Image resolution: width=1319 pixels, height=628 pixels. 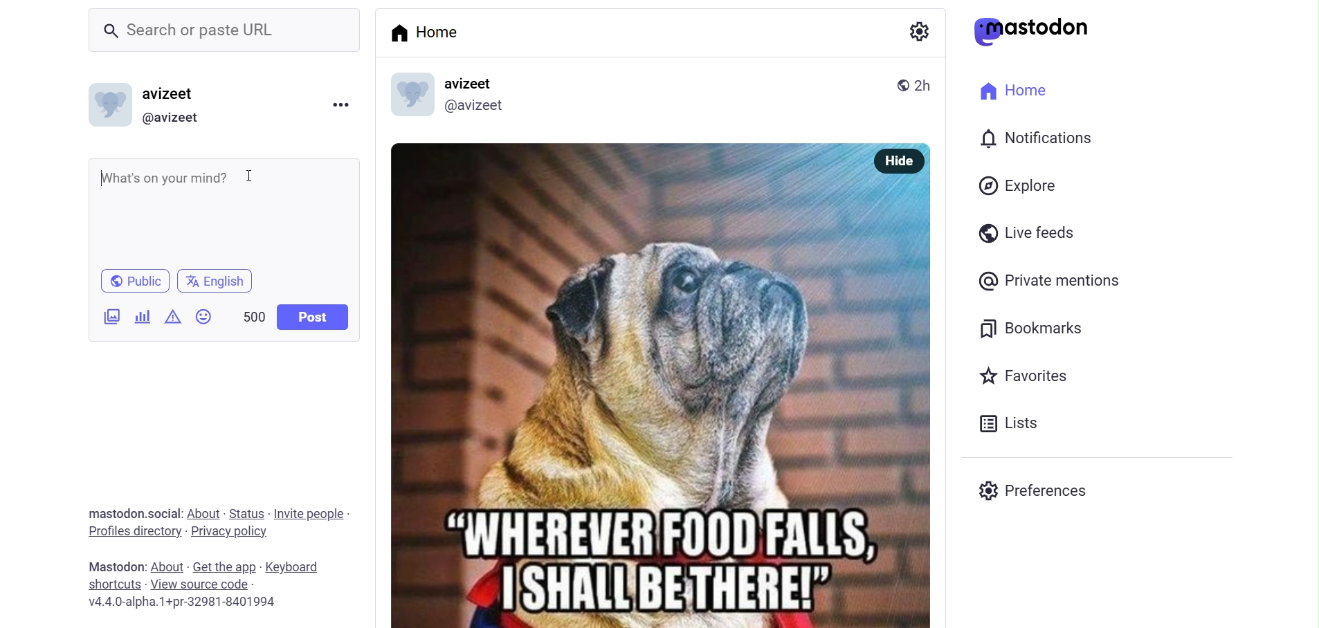 What do you see at coordinates (137, 279) in the screenshot?
I see `® Public` at bounding box center [137, 279].